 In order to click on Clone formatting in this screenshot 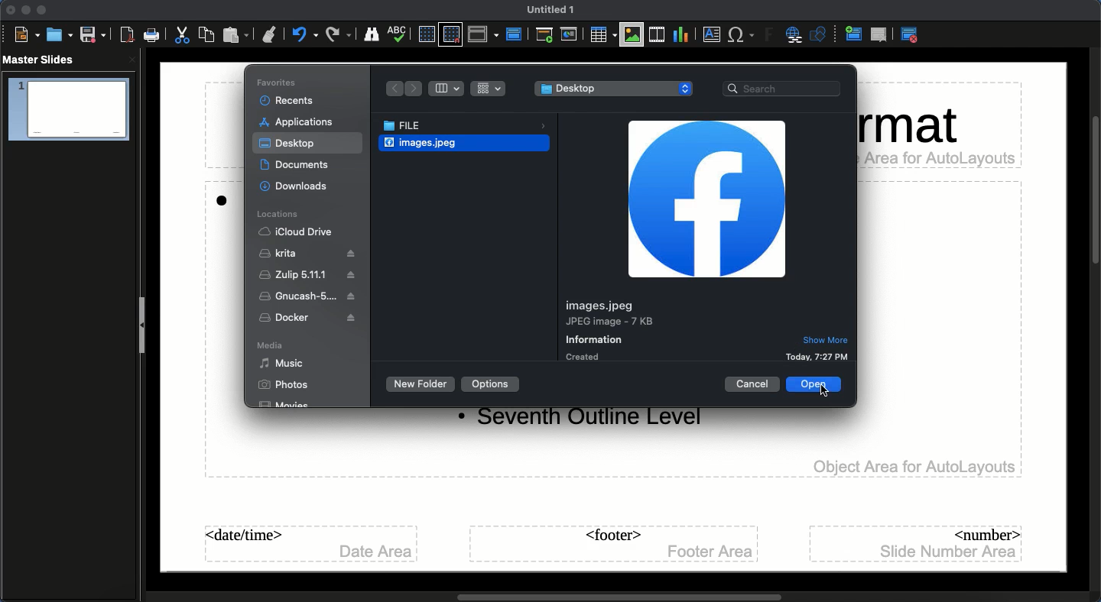, I will do `click(271, 35)`.